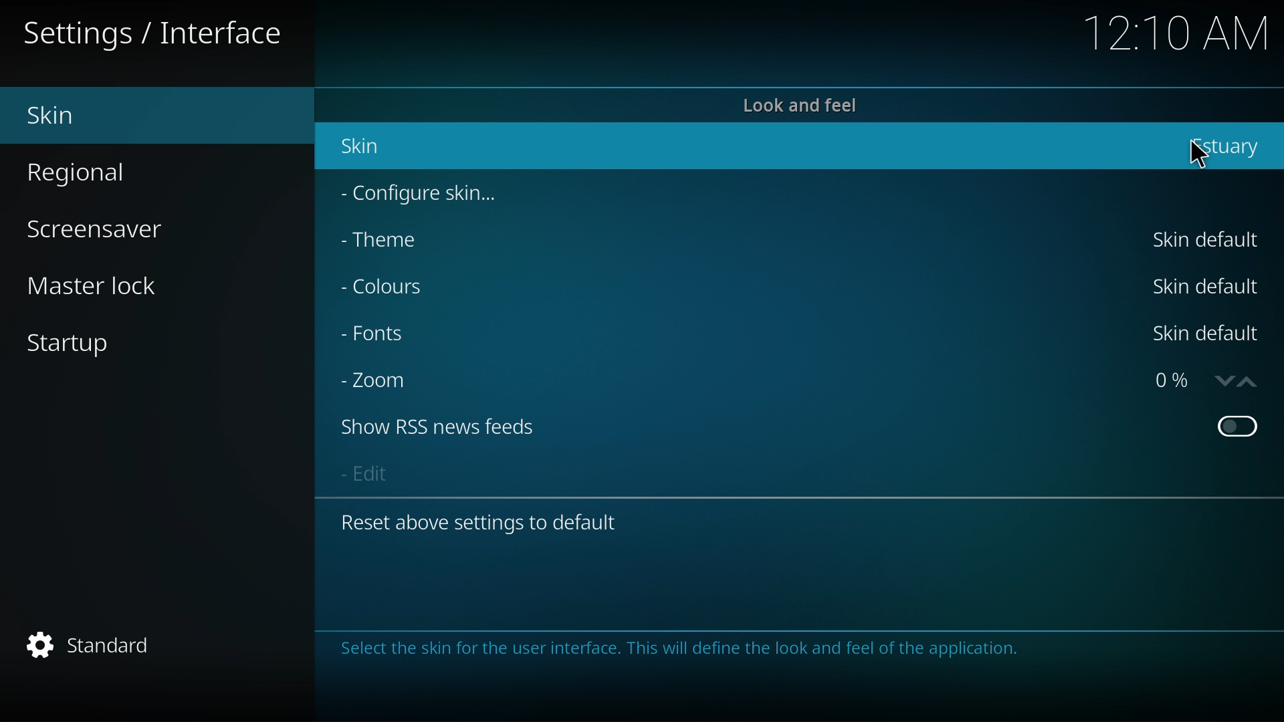 This screenshot has width=1284, height=722. I want to click on Skin default, so click(1203, 289).